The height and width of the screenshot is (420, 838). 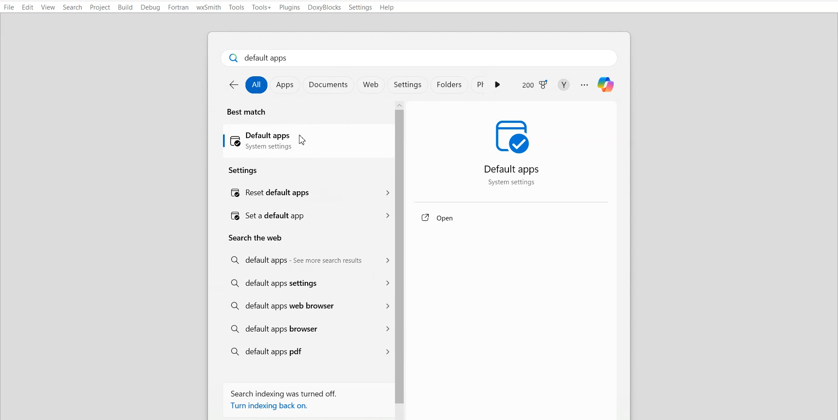 I want to click on Search, so click(x=72, y=7).